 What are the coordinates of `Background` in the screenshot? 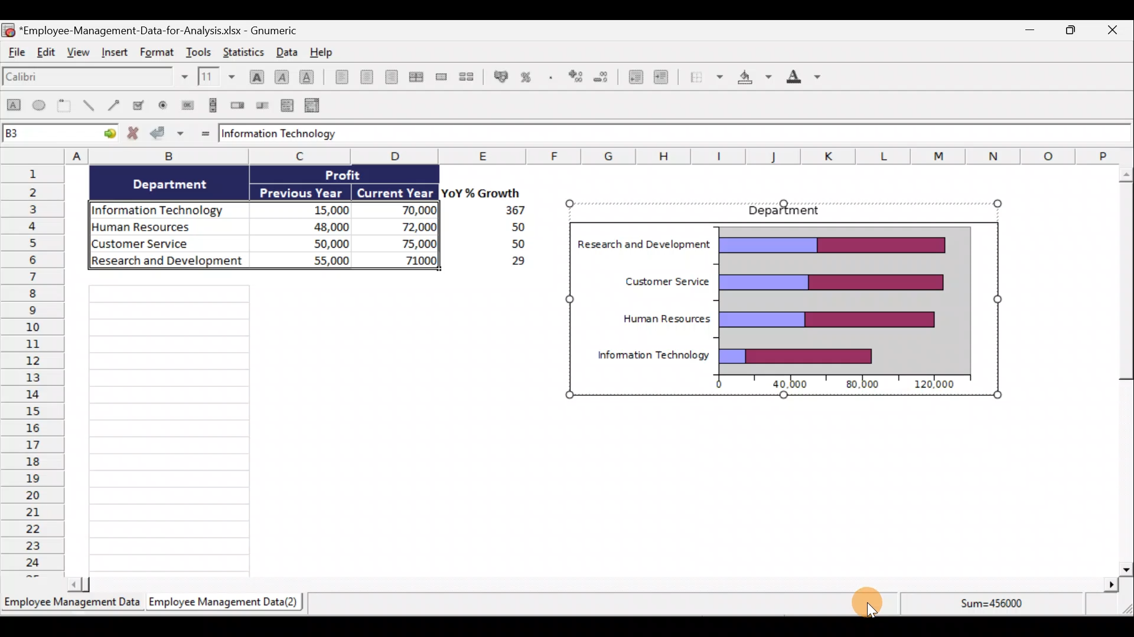 It's located at (755, 79).